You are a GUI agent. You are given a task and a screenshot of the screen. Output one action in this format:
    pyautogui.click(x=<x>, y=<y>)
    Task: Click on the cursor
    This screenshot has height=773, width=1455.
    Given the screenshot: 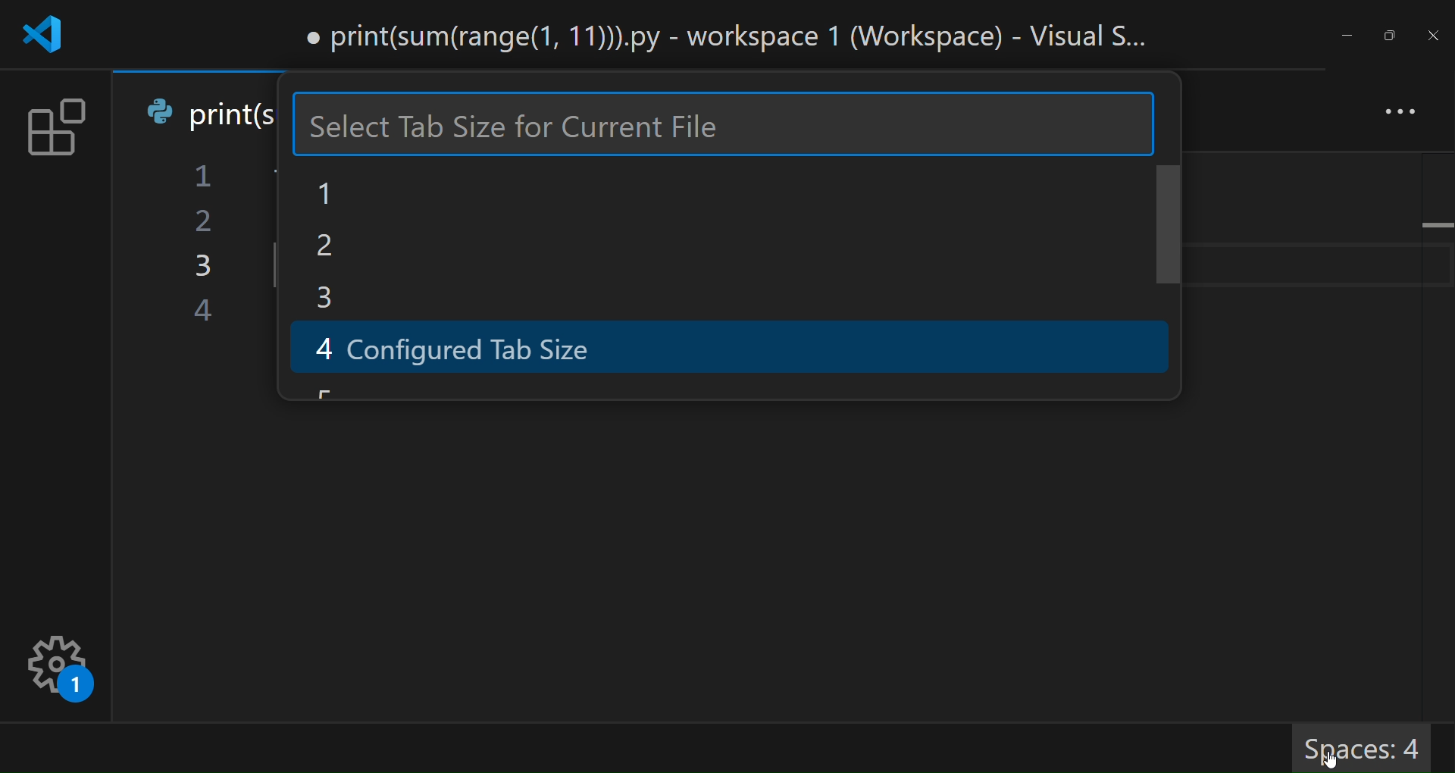 What is the action you would take?
    pyautogui.click(x=1328, y=739)
    